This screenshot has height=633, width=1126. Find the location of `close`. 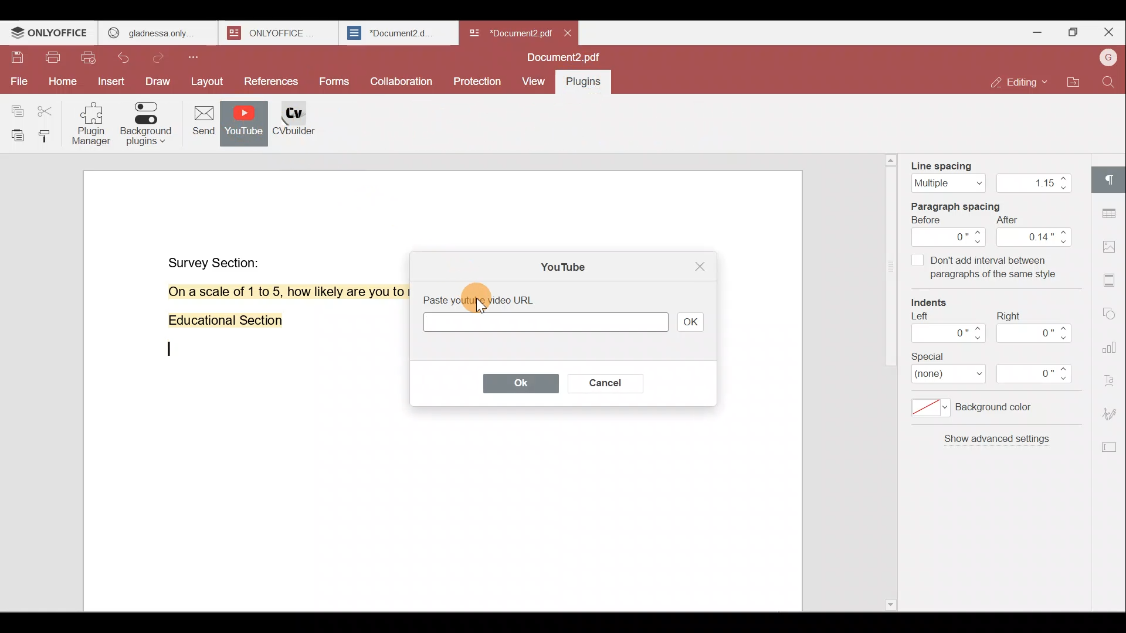

close is located at coordinates (568, 33).